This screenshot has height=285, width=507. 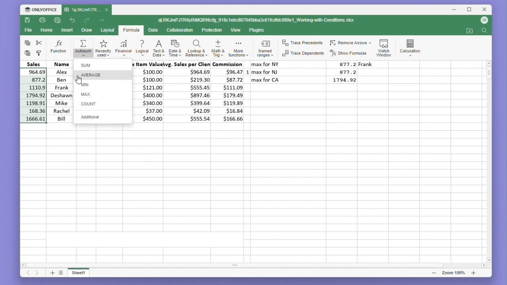 What do you see at coordinates (258, 19) in the screenshot?
I see `qLRKJmPJTR6yRIMQRNIcfg_918c1ebc887045bba3c61fcdfdc080c1_Working-with-Conditions.xlsx` at bounding box center [258, 19].